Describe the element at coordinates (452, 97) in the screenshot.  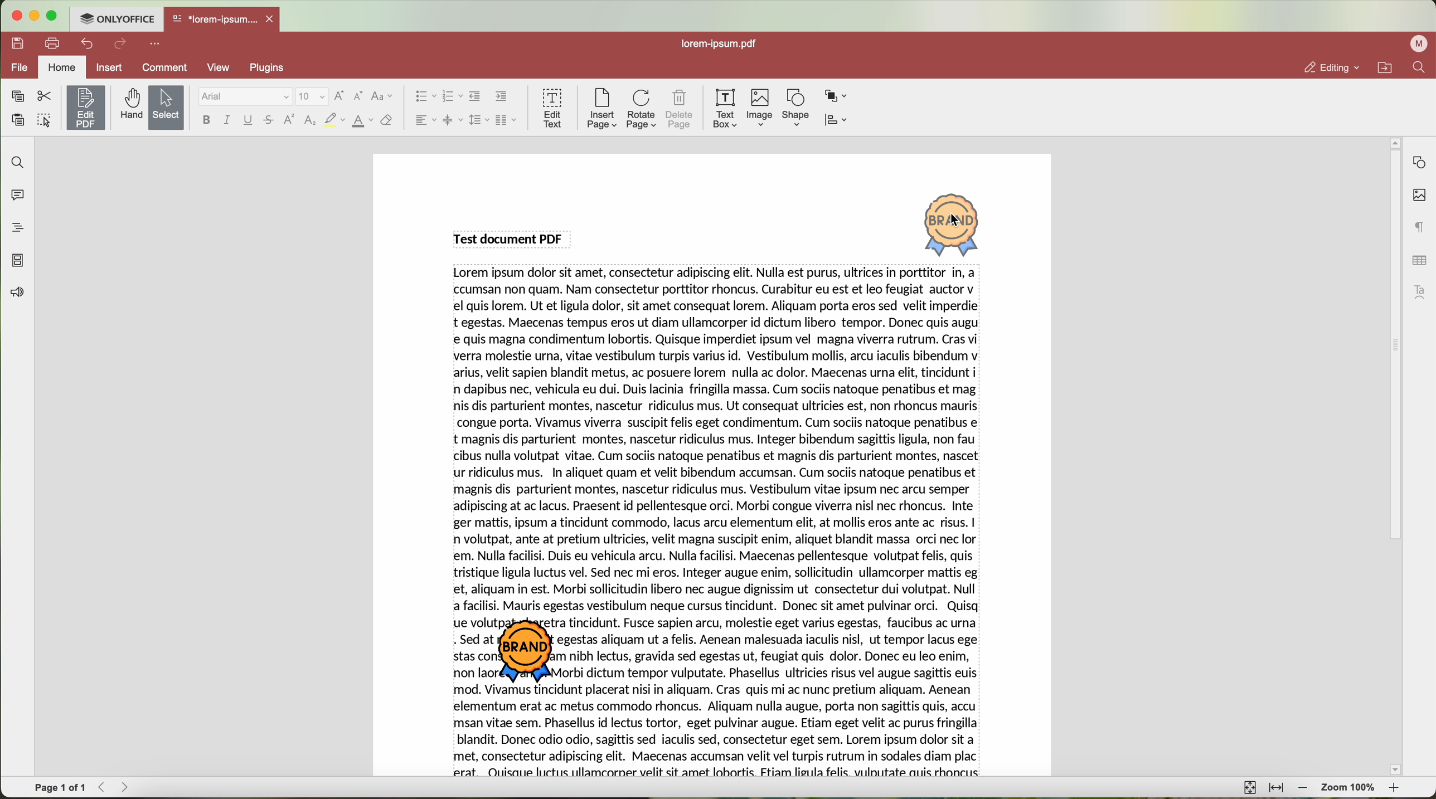
I see `numbering` at that location.